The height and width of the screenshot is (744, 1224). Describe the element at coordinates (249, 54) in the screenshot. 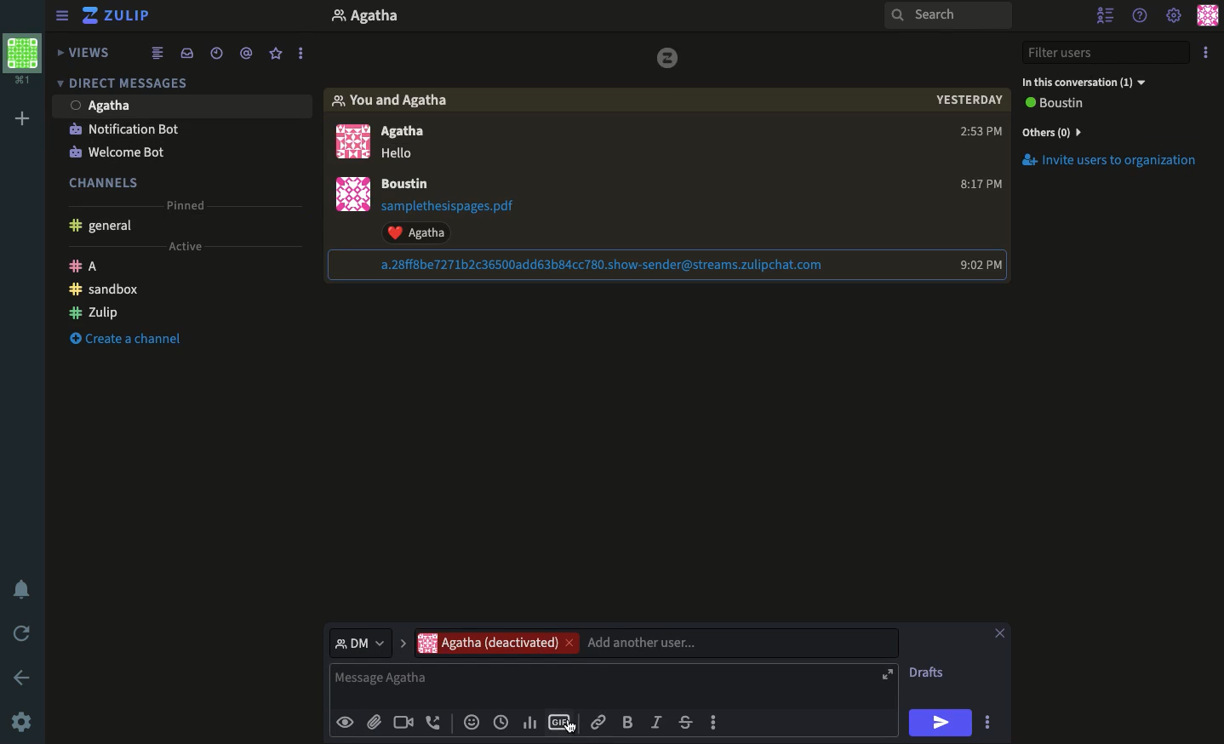

I see `thread` at that location.